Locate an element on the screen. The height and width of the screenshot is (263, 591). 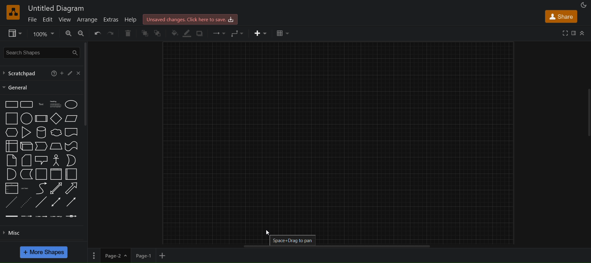
line color is located at coordinates (187, 33).